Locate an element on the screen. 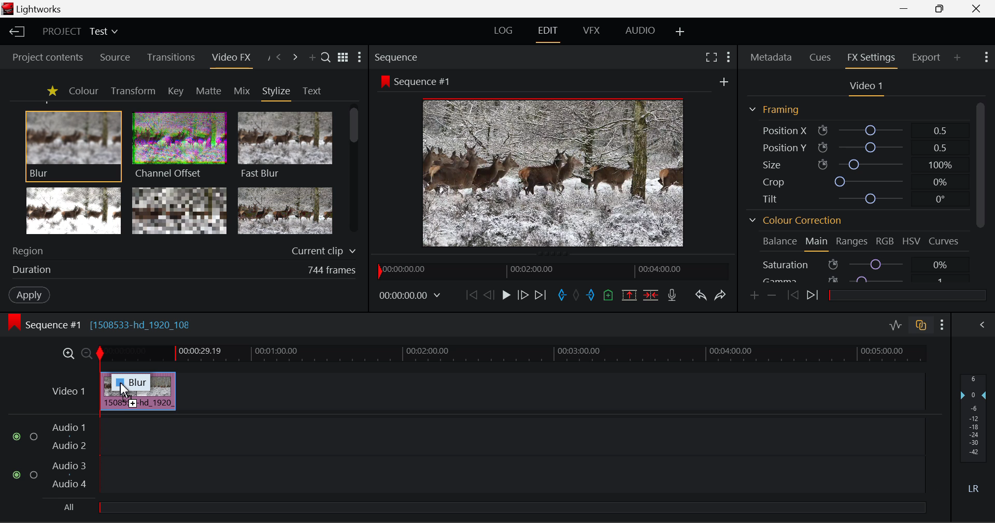 The width and height of the screenshot is (995, 523). Curves is located at coordinates (945, 242).